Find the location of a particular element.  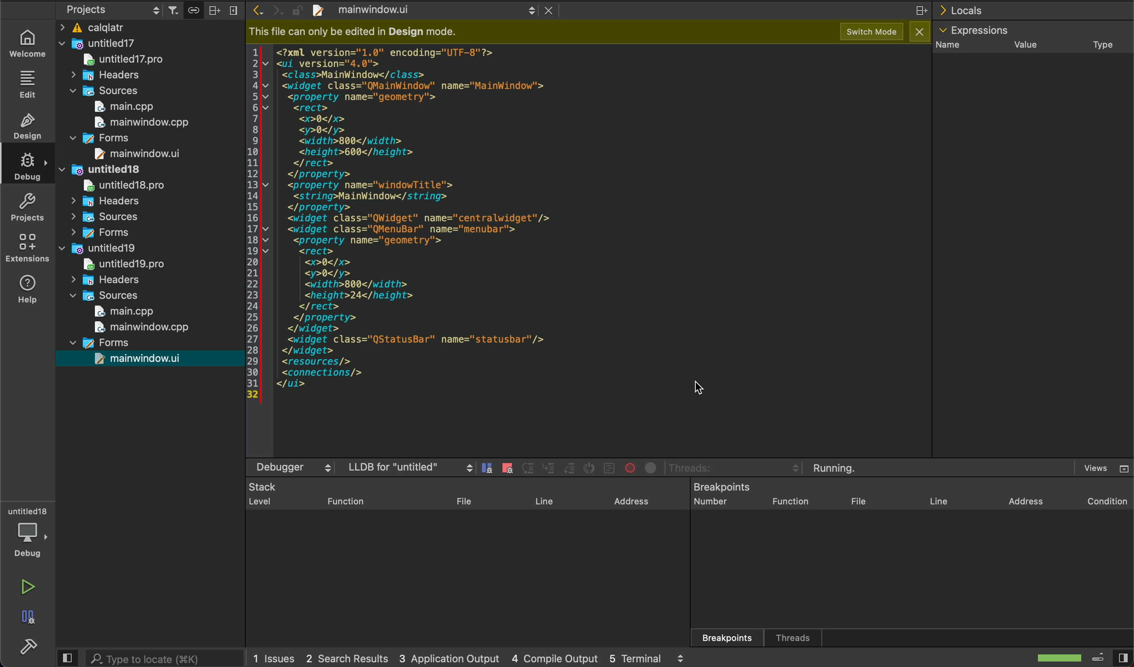

terminal button is located at coordinates (488, 469).